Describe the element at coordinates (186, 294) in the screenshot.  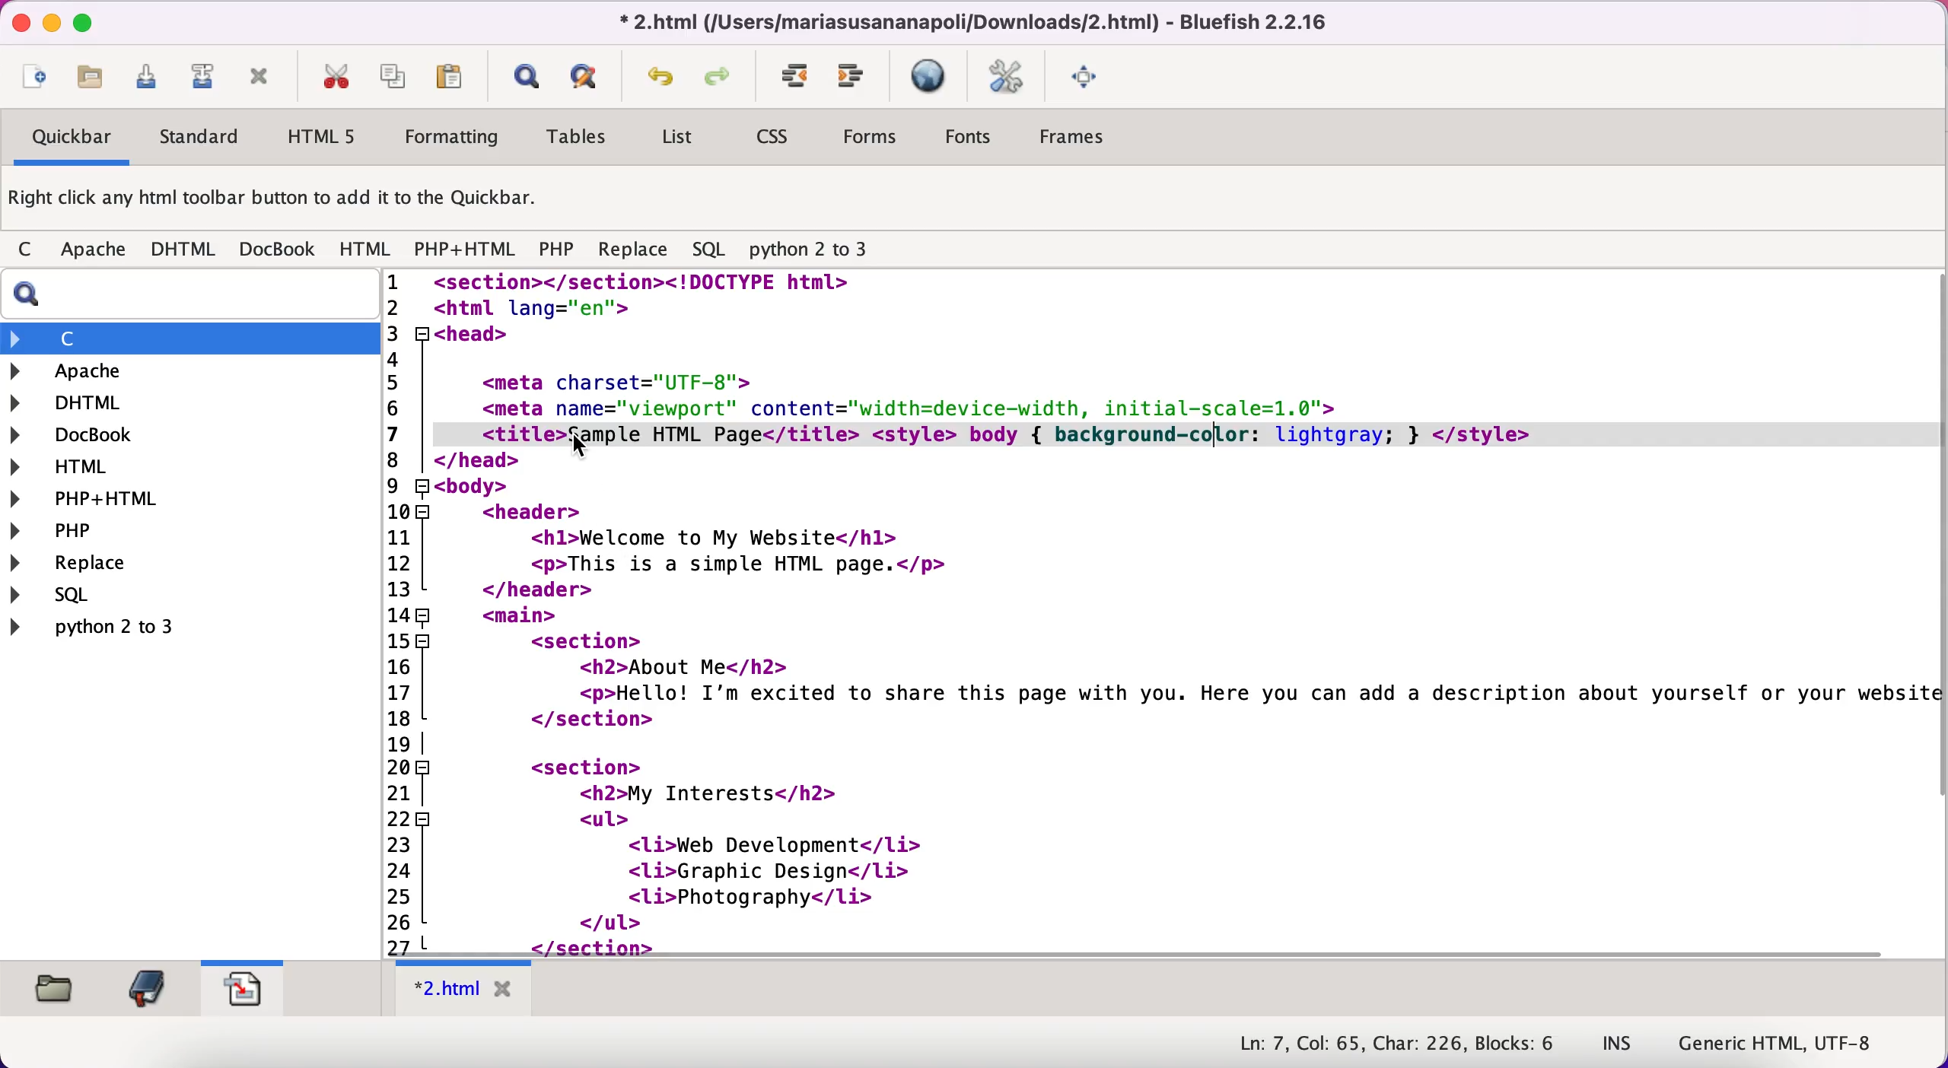
I see `search bar` at that location.